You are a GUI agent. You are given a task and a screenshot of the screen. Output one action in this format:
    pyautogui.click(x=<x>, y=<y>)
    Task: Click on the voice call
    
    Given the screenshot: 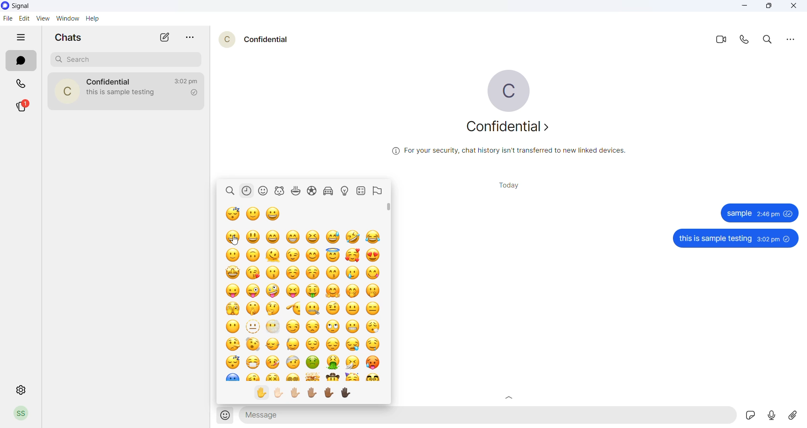 What is the action you would take?
    pyautogui.click(x=745, y=41)
    